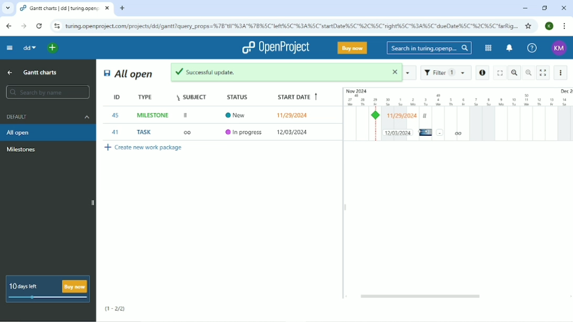  What do you see at coordinates (41, 72) in the screenshot?
I see `Gantt charts` at bounding box center [41, 72].